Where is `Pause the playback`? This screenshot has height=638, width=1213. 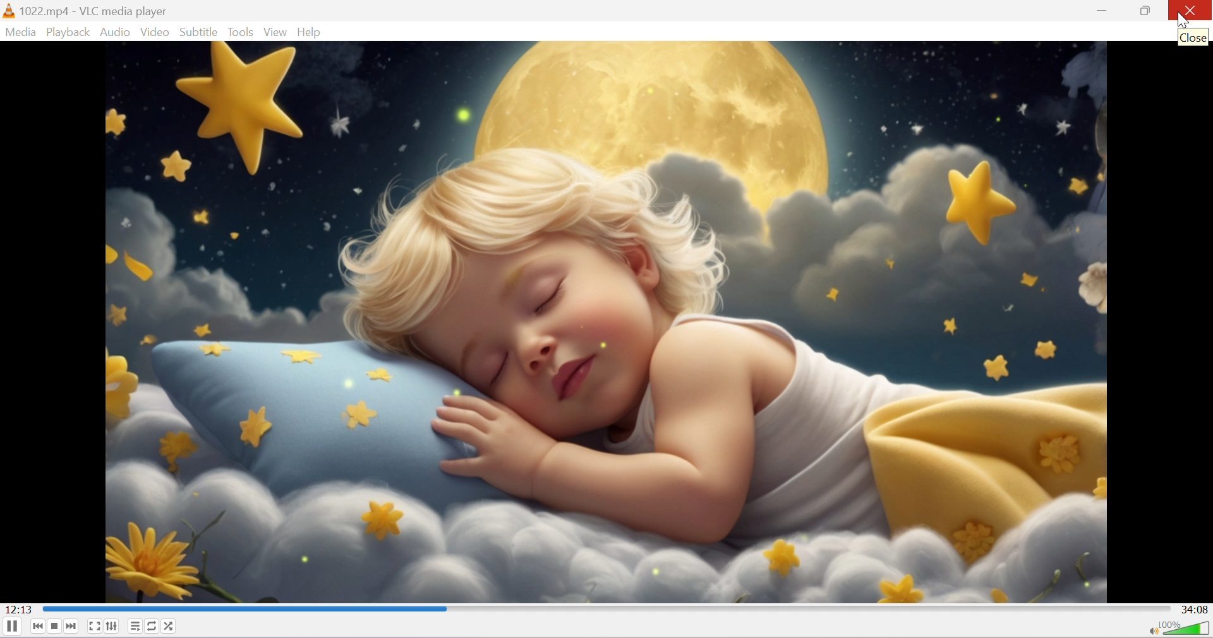 Pause the playback is located at coordinates (11, 627).